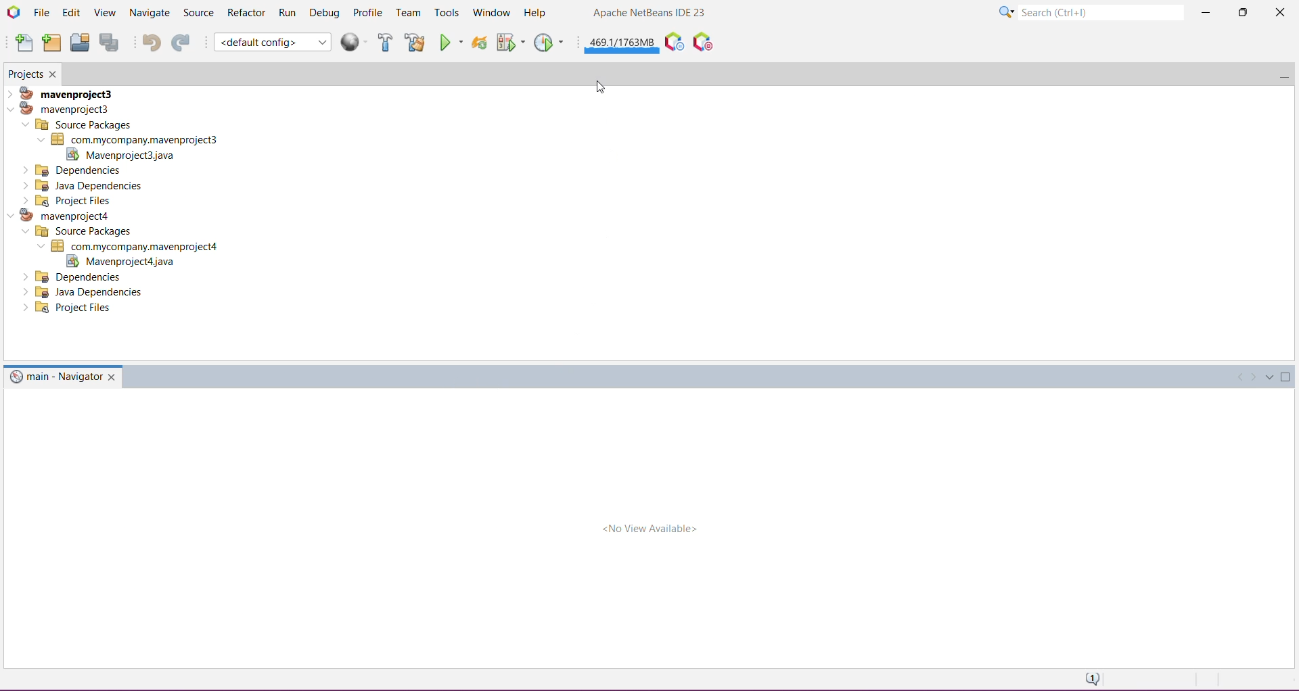 This screenshot has height=691, width=1299. What do you see at coordinates (649, 529) in the screenshot?
I see `<No View Available>` at bounding box center [649, 529].